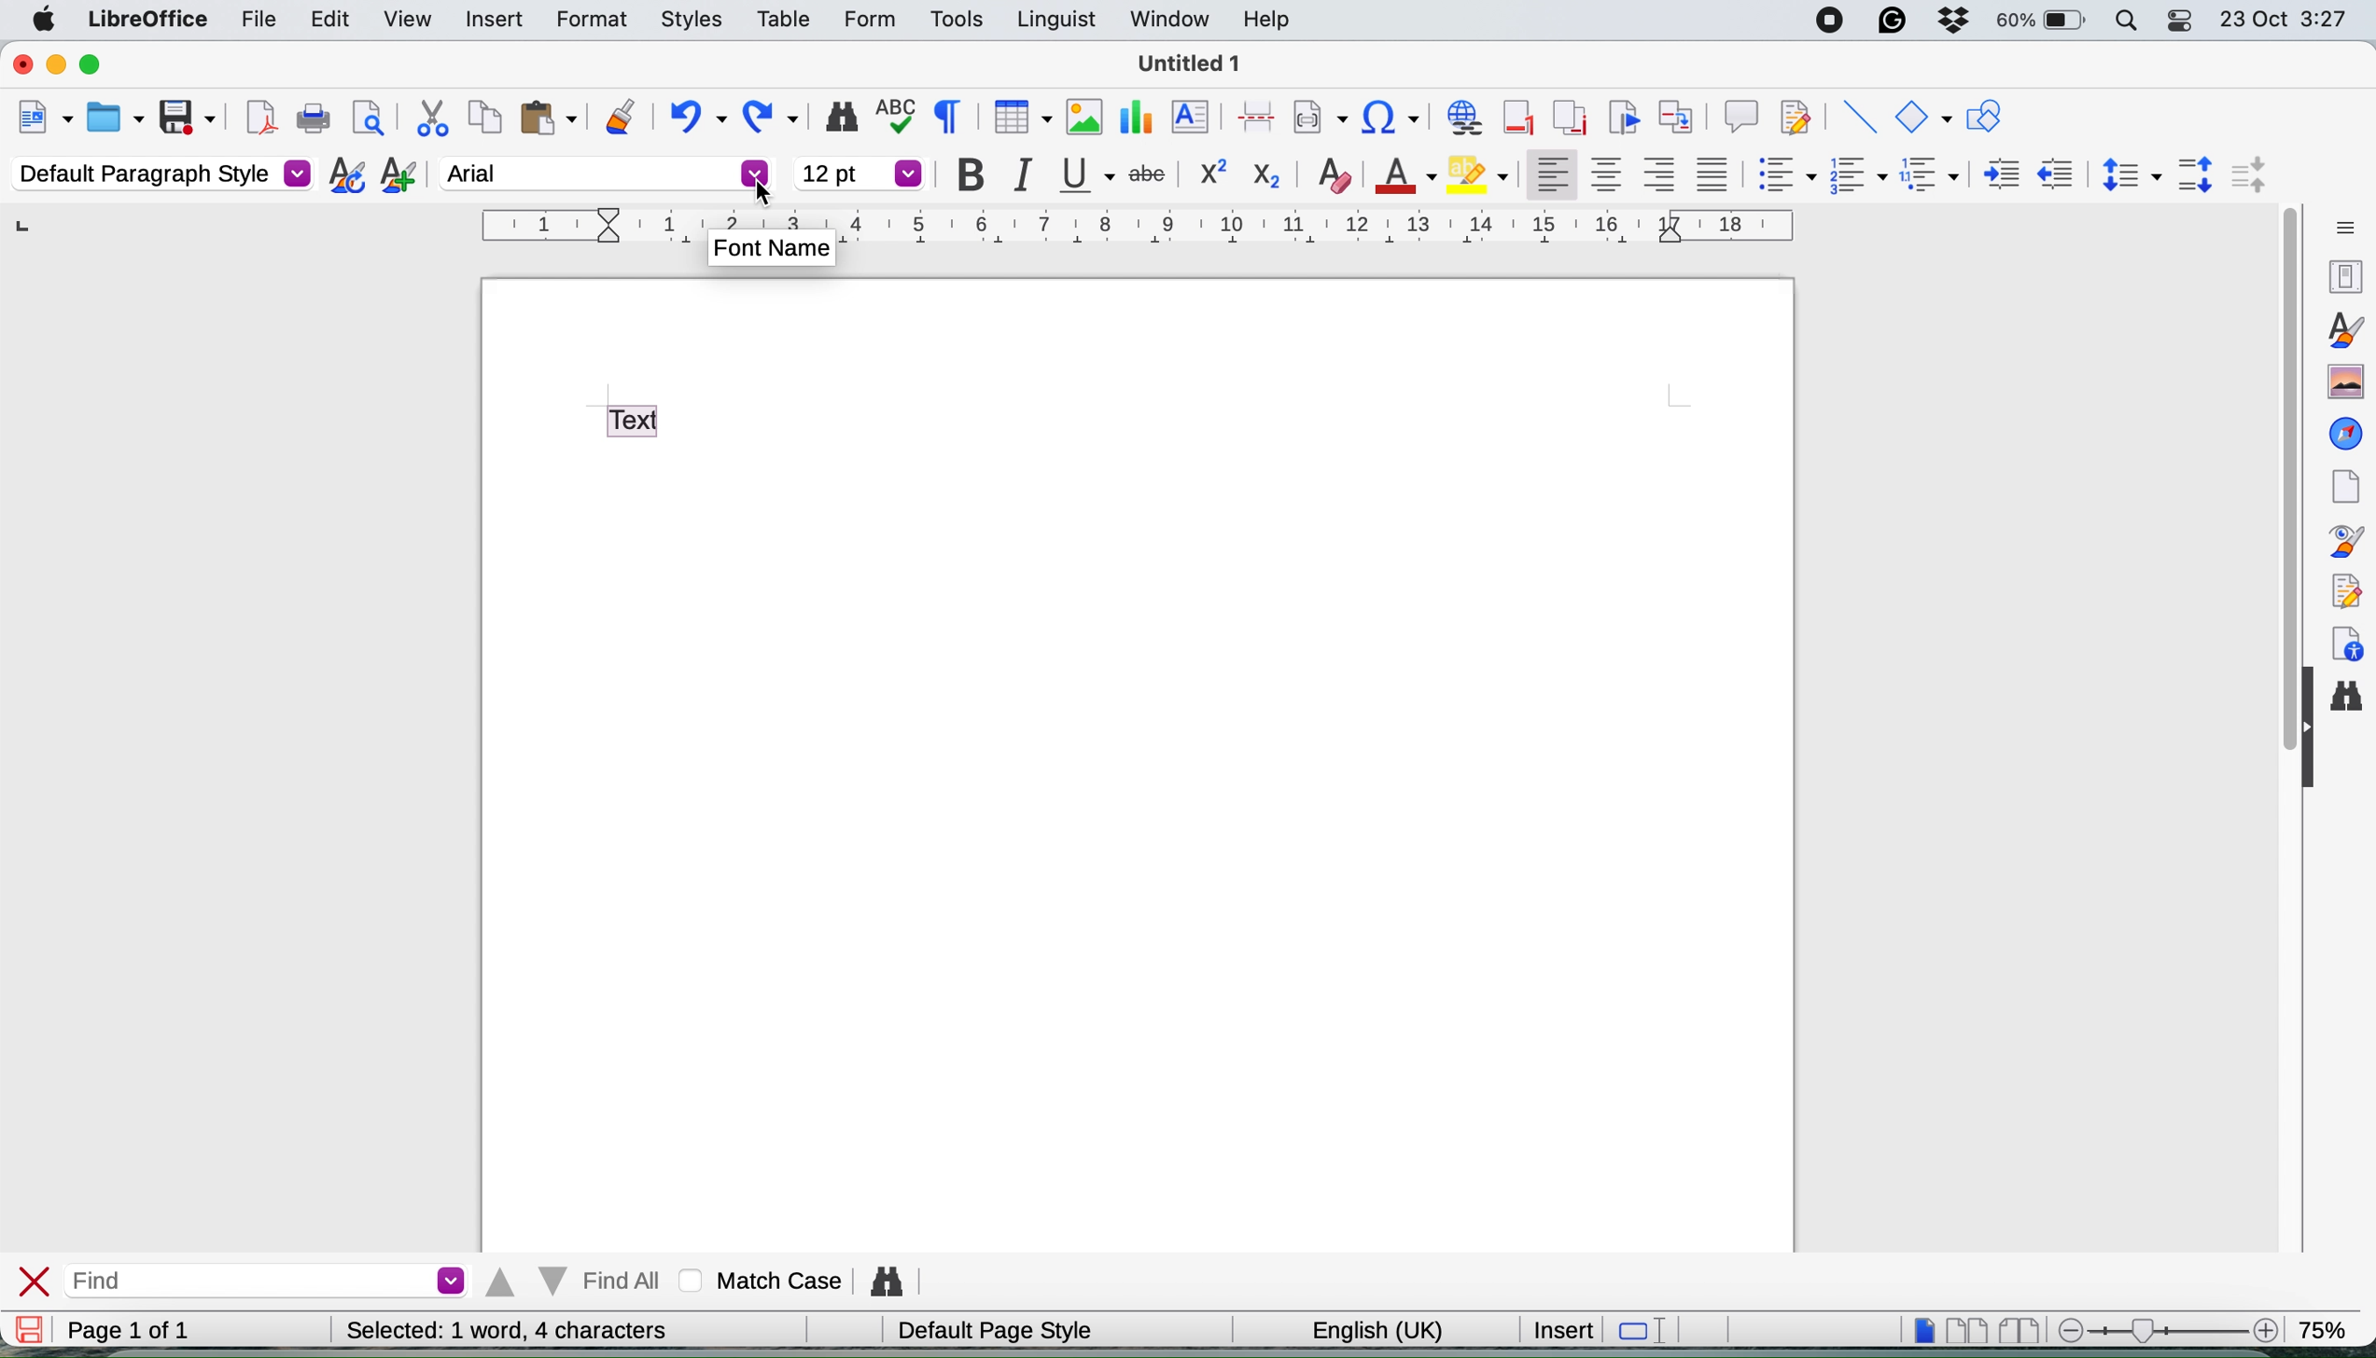 Image resolution: width=2376 pixels, height=1358 pixels. I want to click on set line spacing, so click(2128, 174).